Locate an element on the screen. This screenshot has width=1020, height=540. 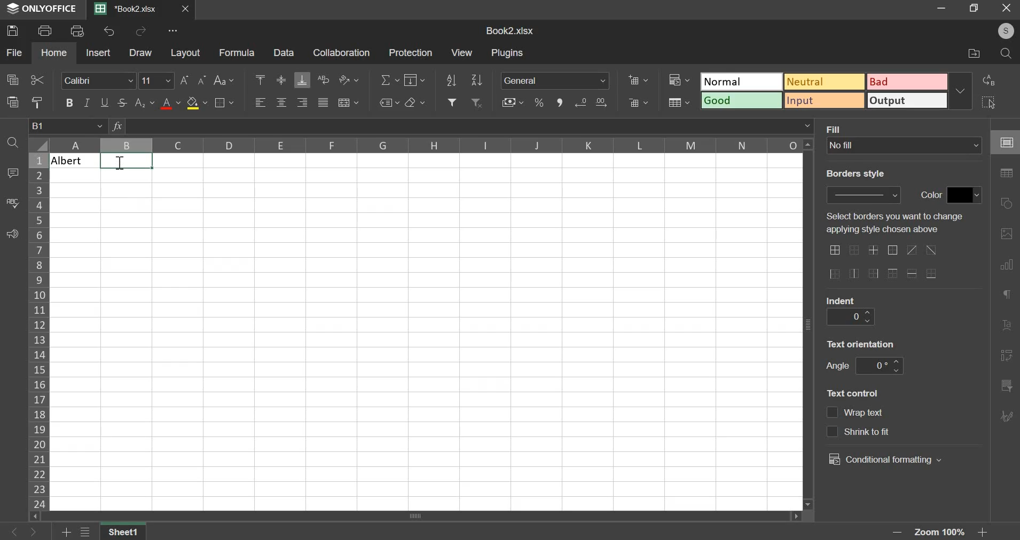
spelling is located at coordinates (12, 202).